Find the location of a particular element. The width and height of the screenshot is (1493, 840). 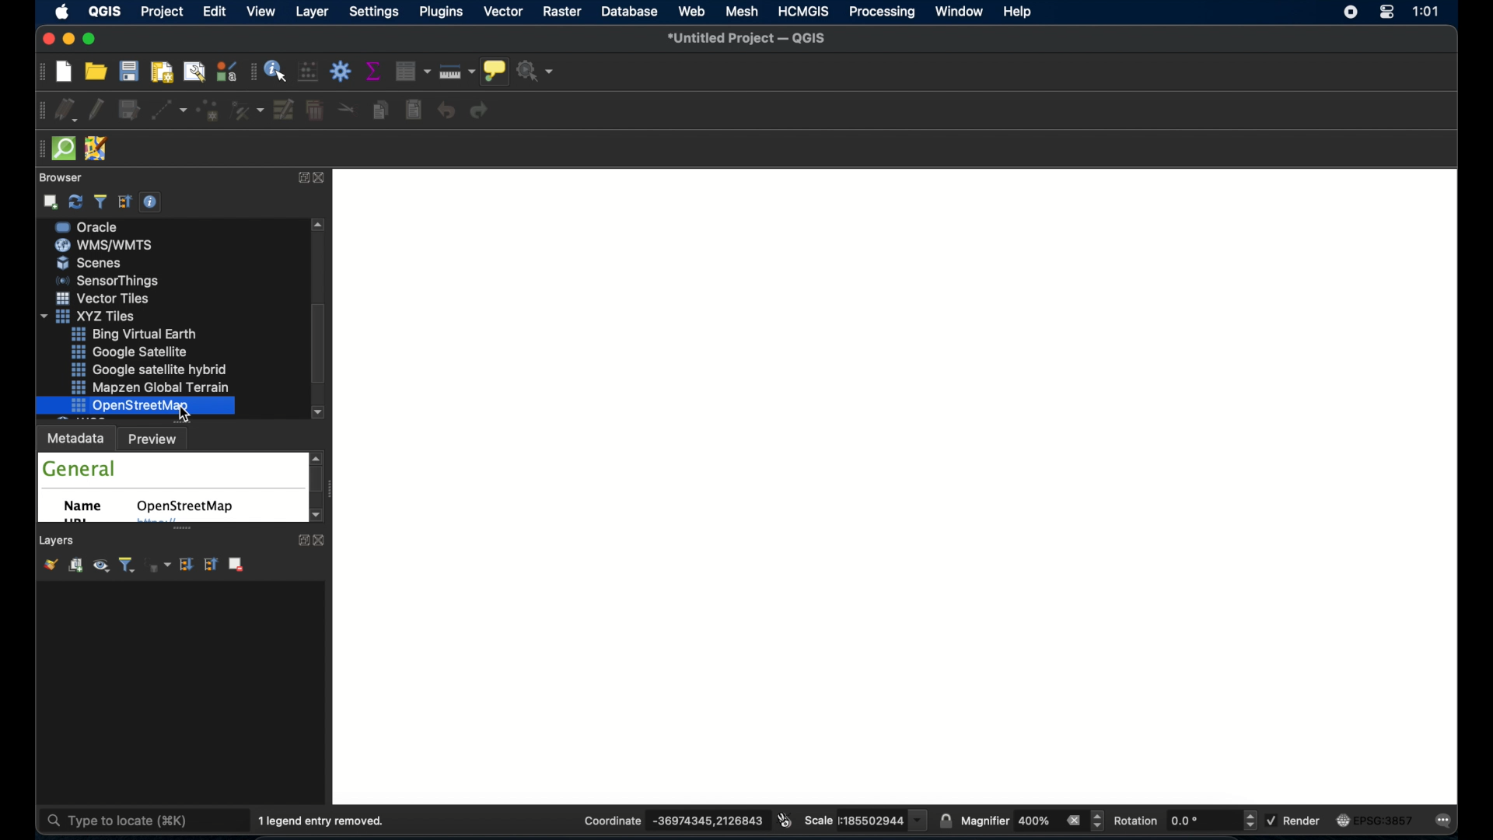

undo is located at coordinates (446, 111).